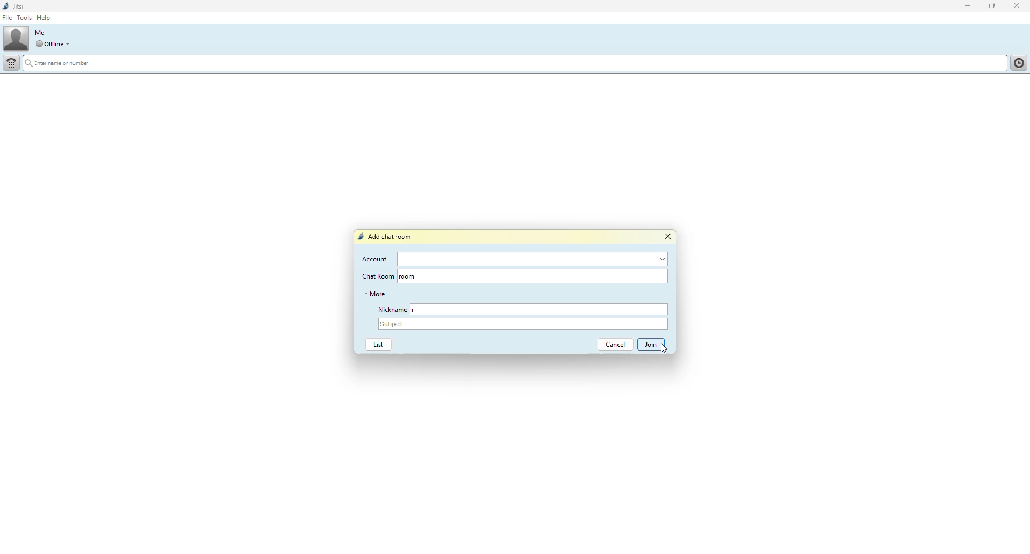 The image size is (1030, 554). I want to click on room, so click(408, 276).